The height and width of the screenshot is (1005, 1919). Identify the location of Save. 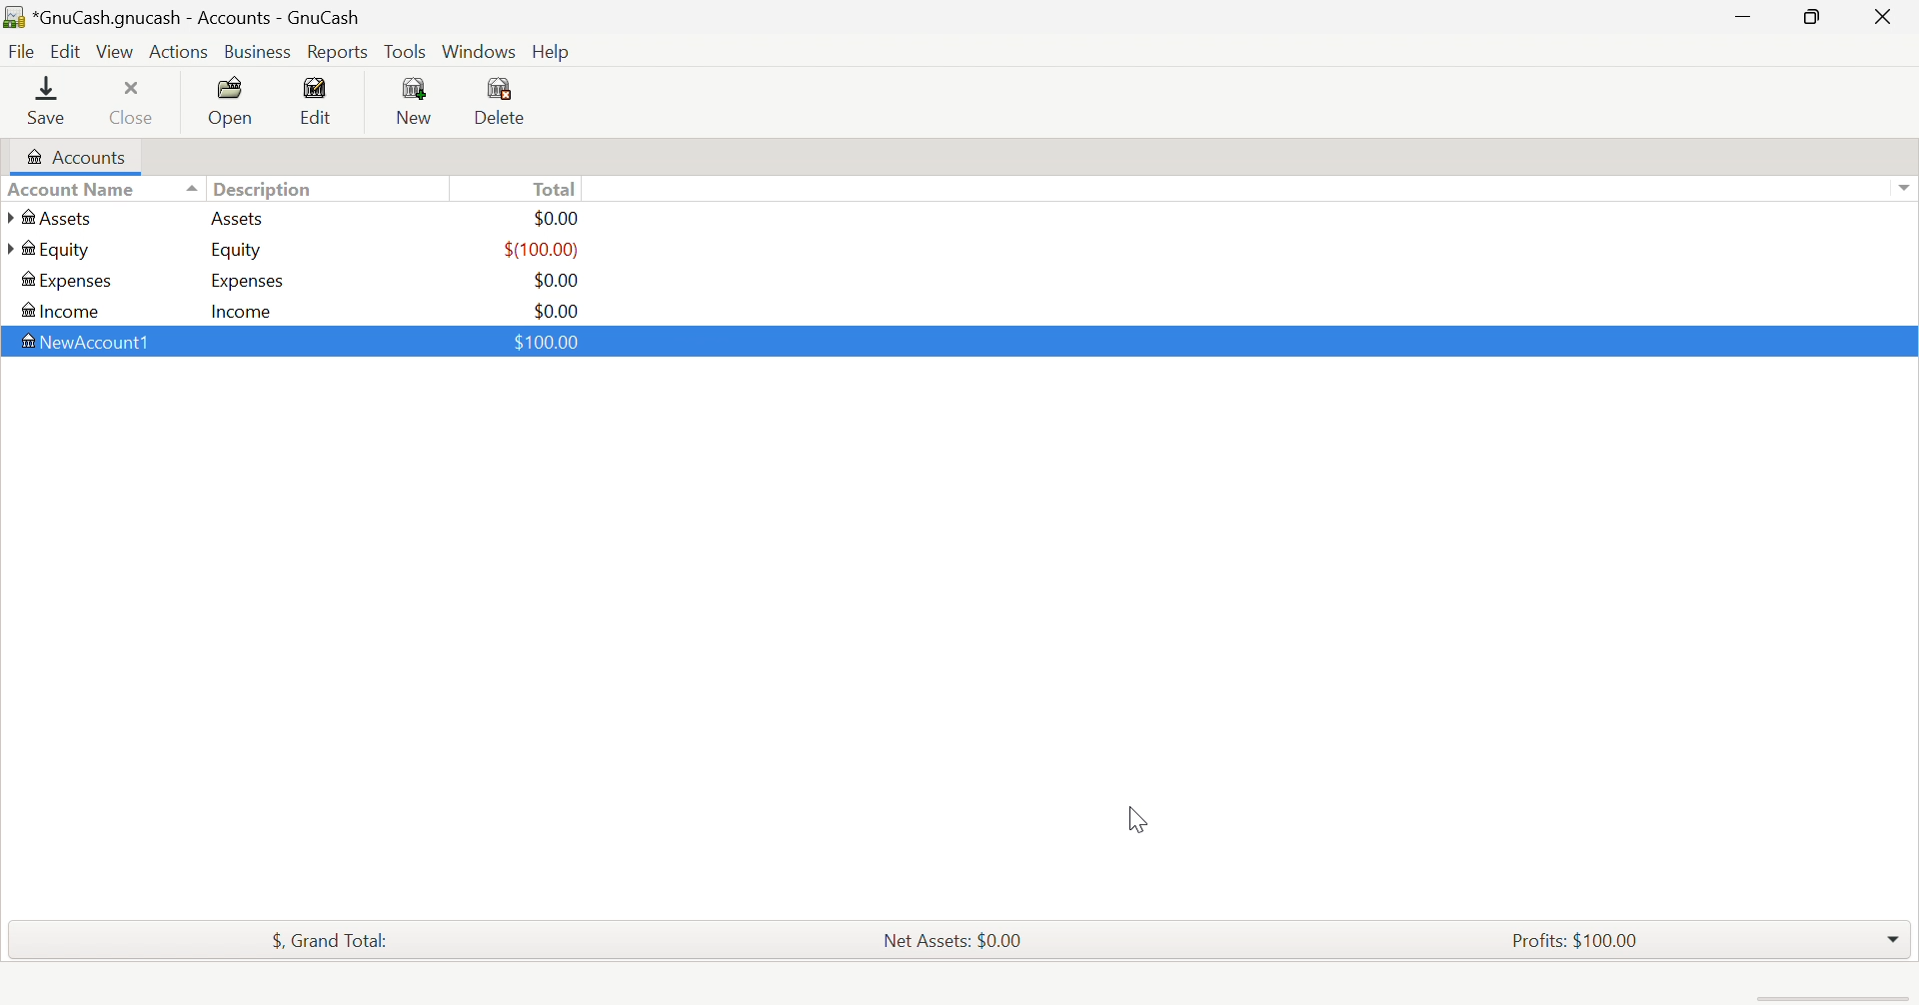
(49, 103).